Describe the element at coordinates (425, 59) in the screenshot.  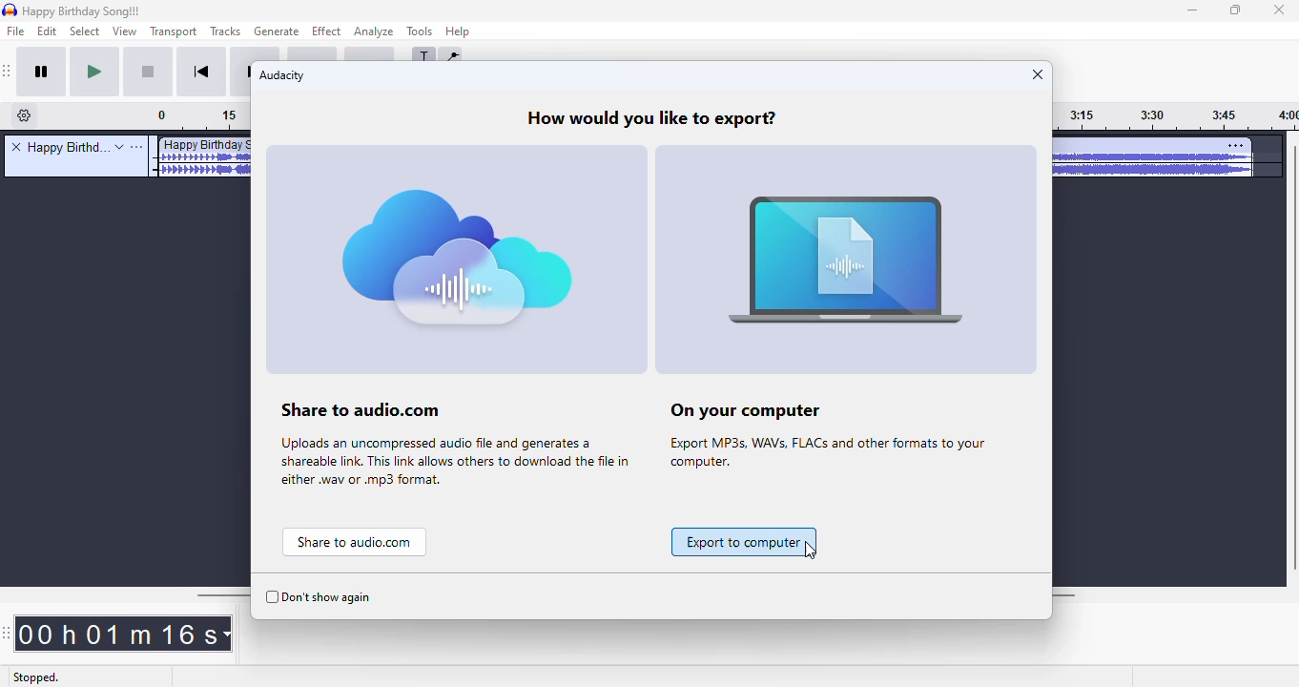
I see `selection tool` at that location.